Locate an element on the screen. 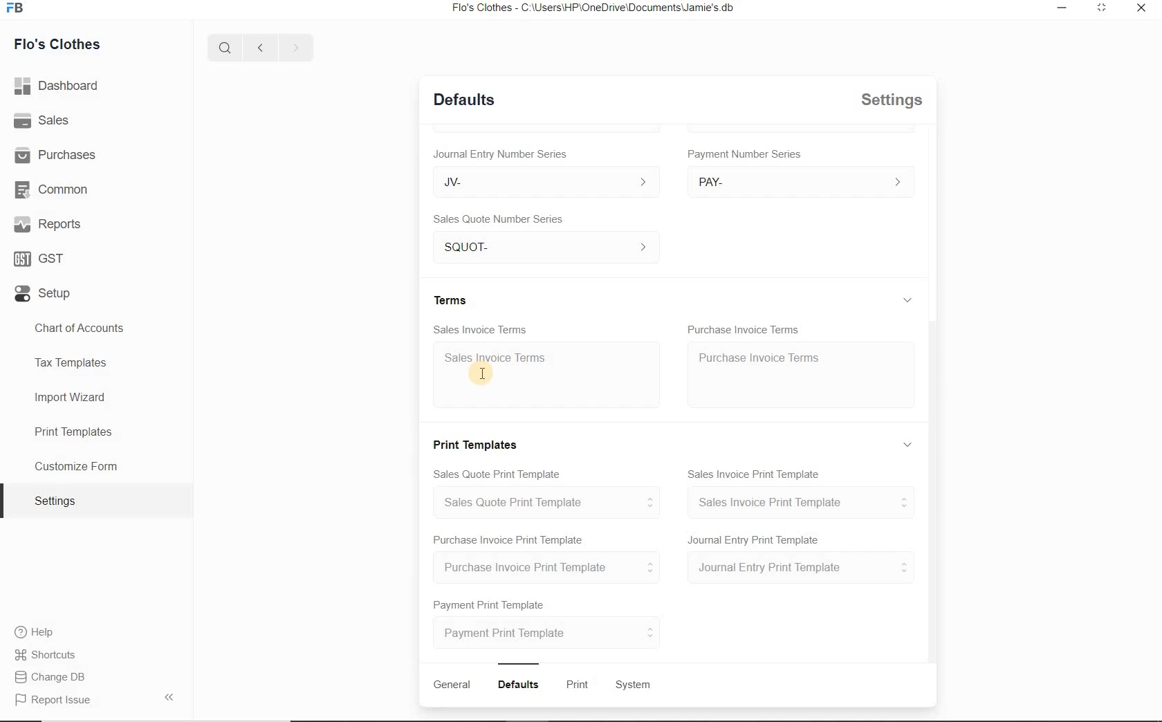  Dashboard is located at coordinates (60, 87).